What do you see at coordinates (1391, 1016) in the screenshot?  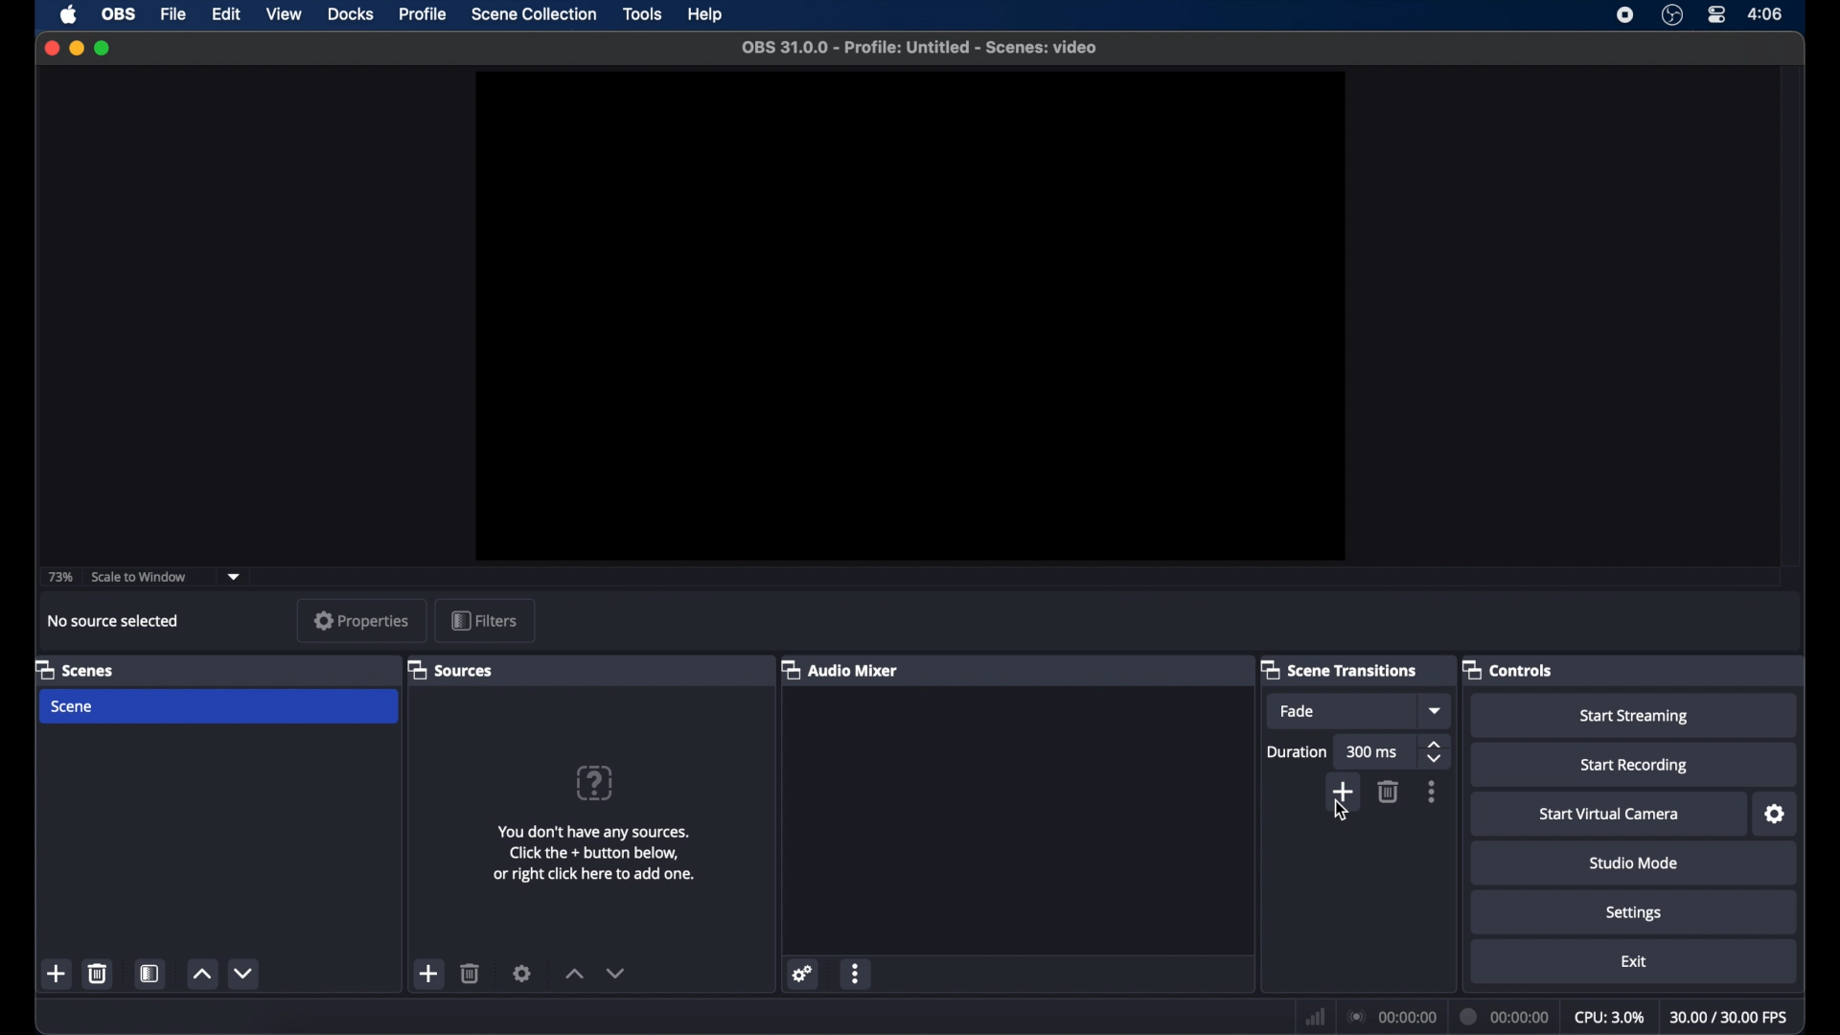 I see `connection` at bounding box center [1391, 1016].